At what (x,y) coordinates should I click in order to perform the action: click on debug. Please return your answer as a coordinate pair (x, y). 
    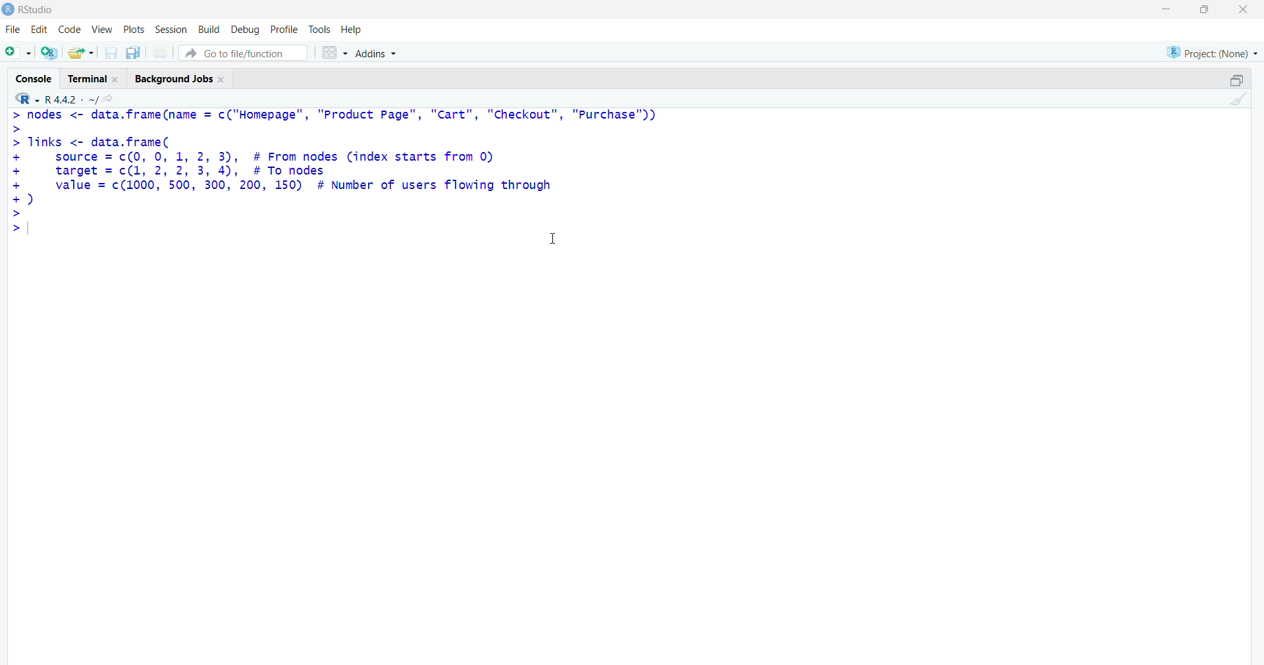
    Looking at the image, I should click on (244, 30).